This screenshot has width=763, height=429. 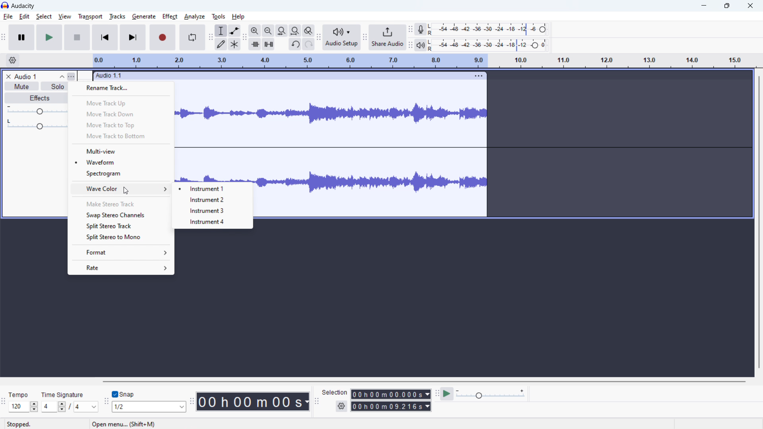 What do you see at coordinates (424, 61) in the screenshot?
I see `timeline` at bounding box center [424, 61].